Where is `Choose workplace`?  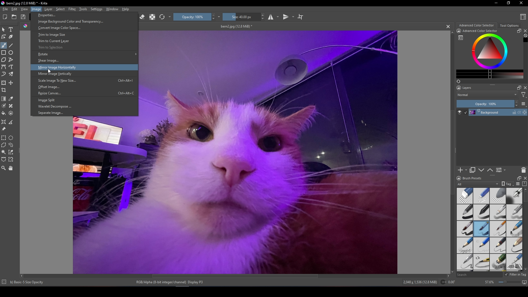 Choose workplace is located at coordinates (522, 17).